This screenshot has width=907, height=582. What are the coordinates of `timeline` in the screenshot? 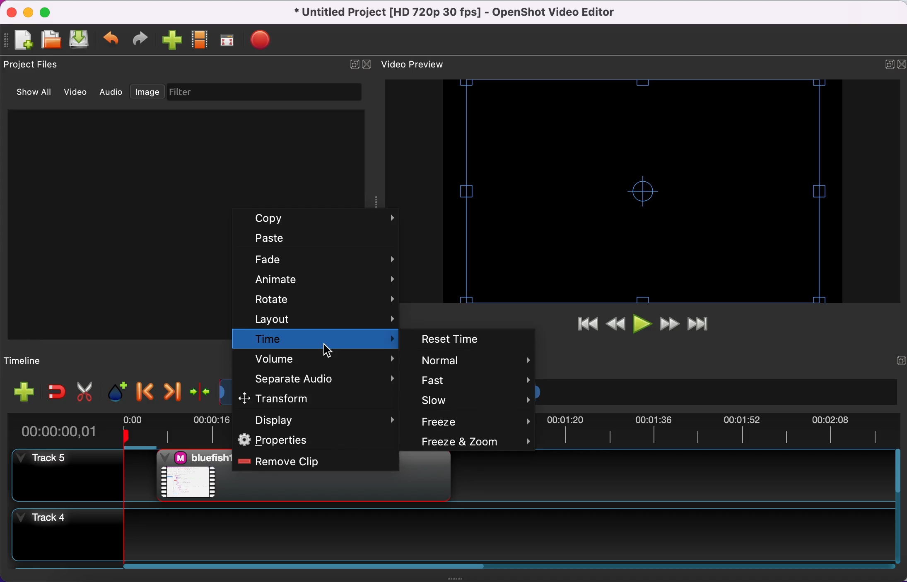 It's located at (32, 359).